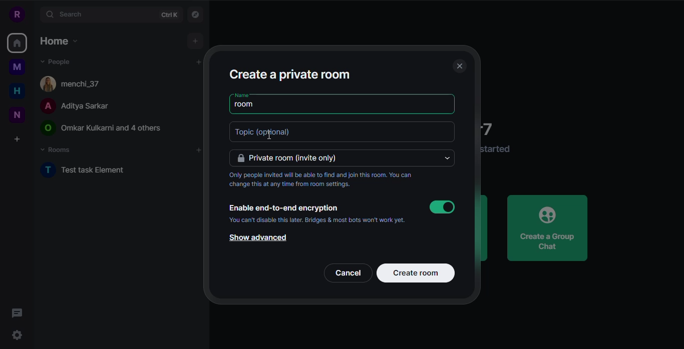 This screenshot has width=684, height=349. Describe the element at coordinates (66, 14) in the screenshot. I see `search` at that location.